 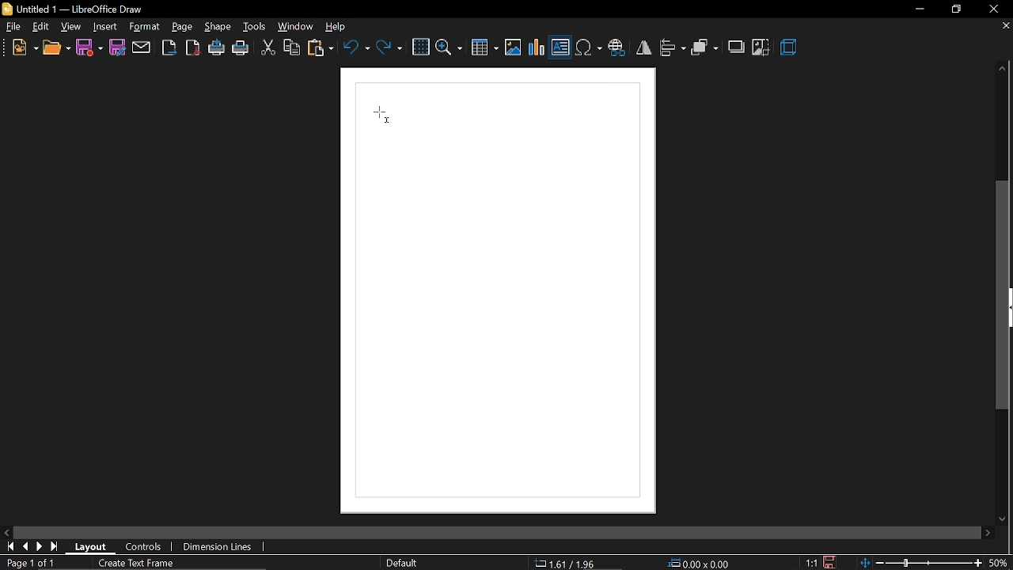 What do you see at coordinates (993, 9) in the screenshot?
I see `close` at bounding box center [993, 9].